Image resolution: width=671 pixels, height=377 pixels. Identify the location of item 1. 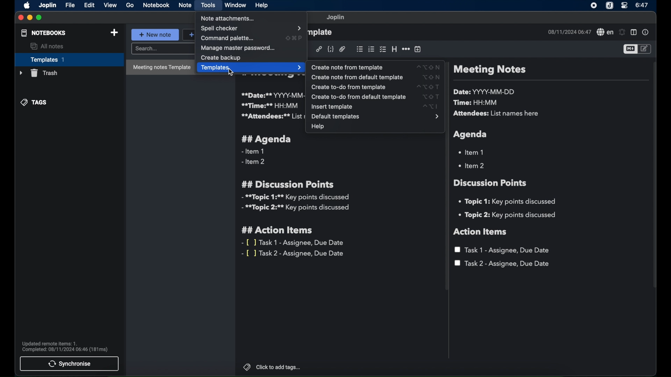
(472, 152).